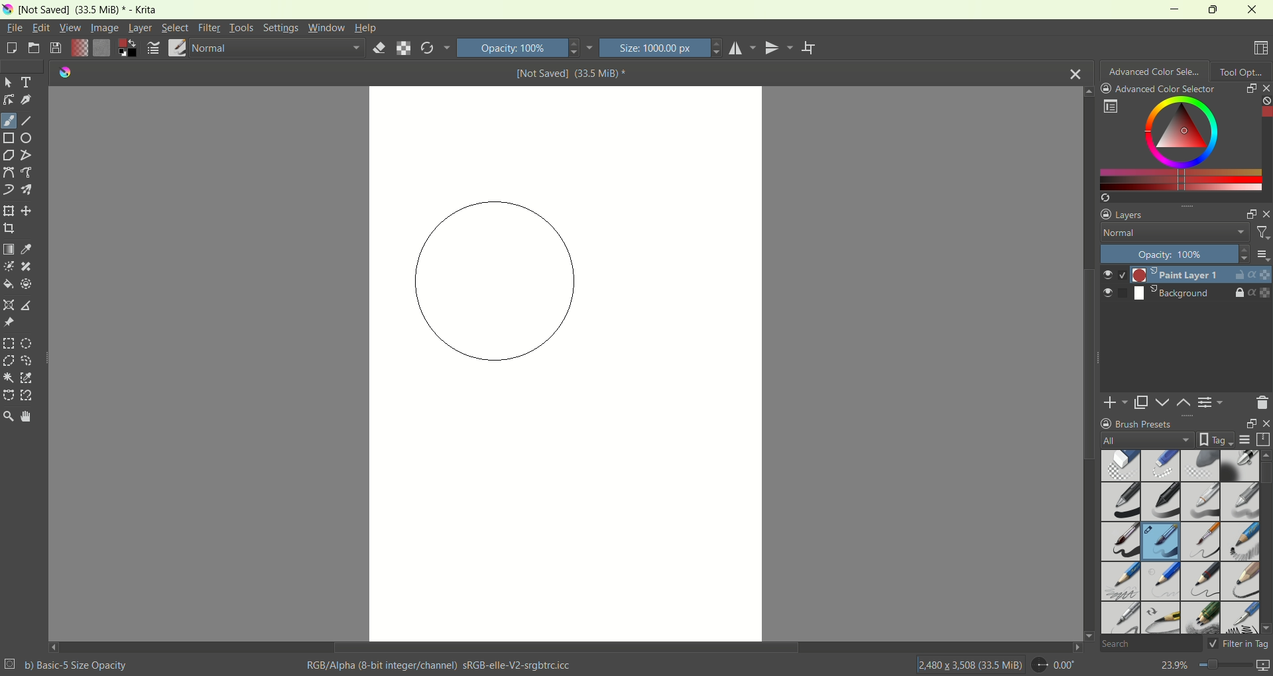 The height and width of the screenshot is (676, 1273). Describe the element at coordinates (9, 190) in the screenshot. I see `dynamic brush` at that location.